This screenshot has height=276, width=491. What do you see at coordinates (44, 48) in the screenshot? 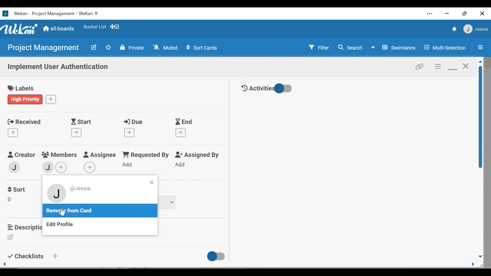
I see `Project Management` at bounding box center [44, 48].